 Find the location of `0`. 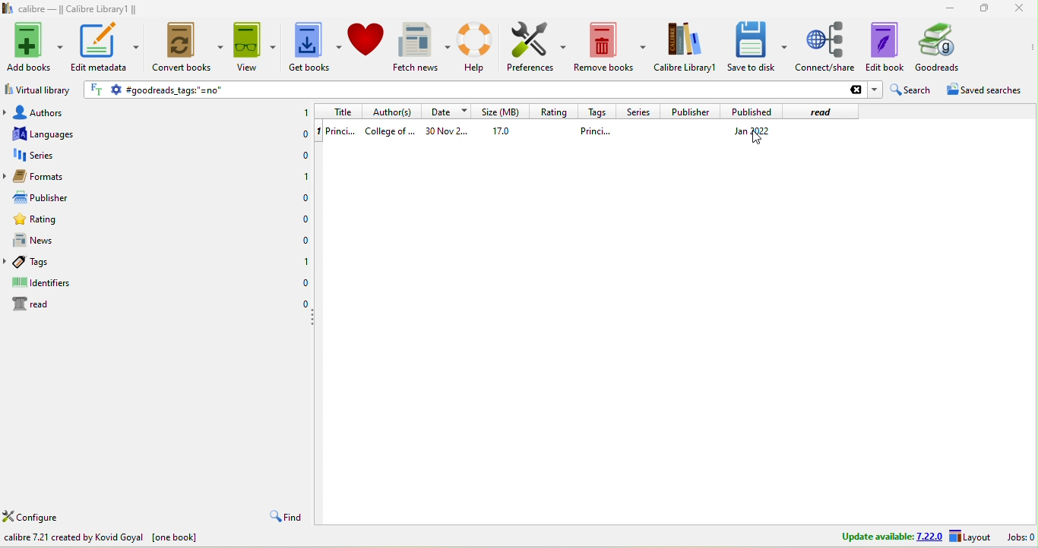

0 is located at coordinates (305, 199).